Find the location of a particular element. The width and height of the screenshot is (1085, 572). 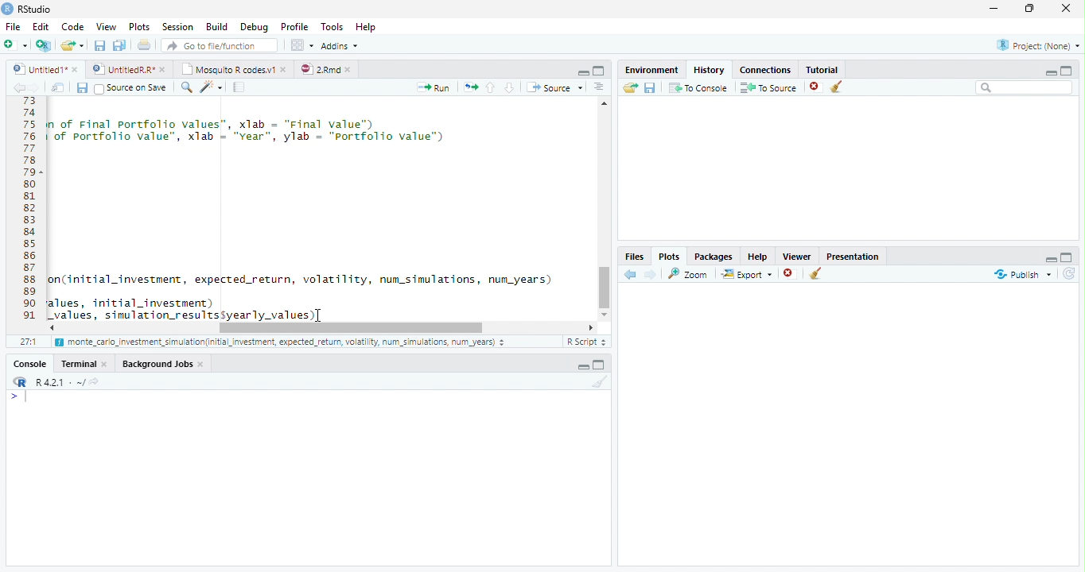

Edit is located at coordinates (40, 25).